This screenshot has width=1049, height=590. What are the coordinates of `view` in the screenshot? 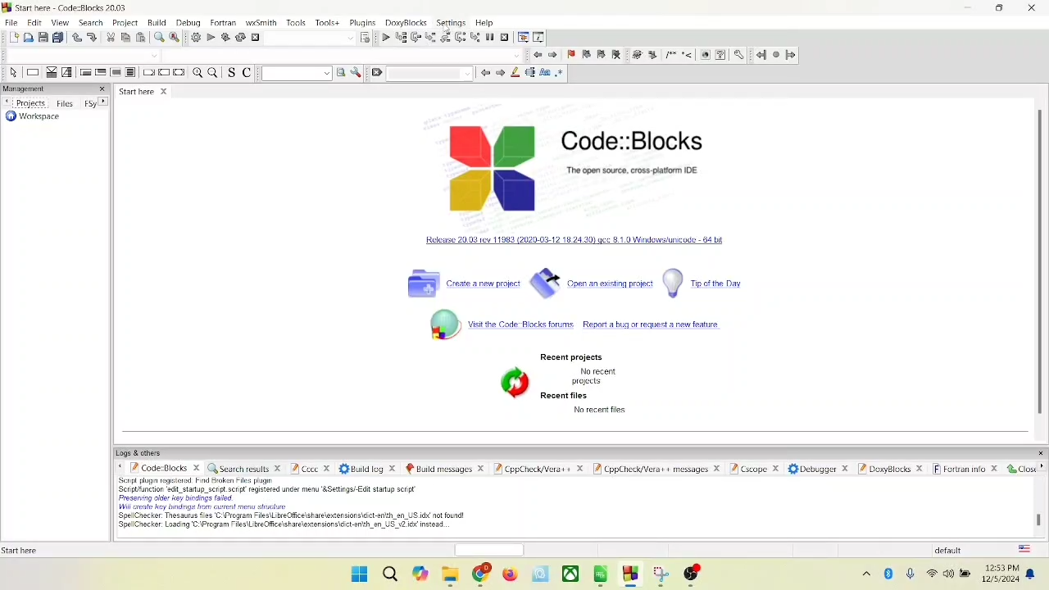 It's located at (58, 22).